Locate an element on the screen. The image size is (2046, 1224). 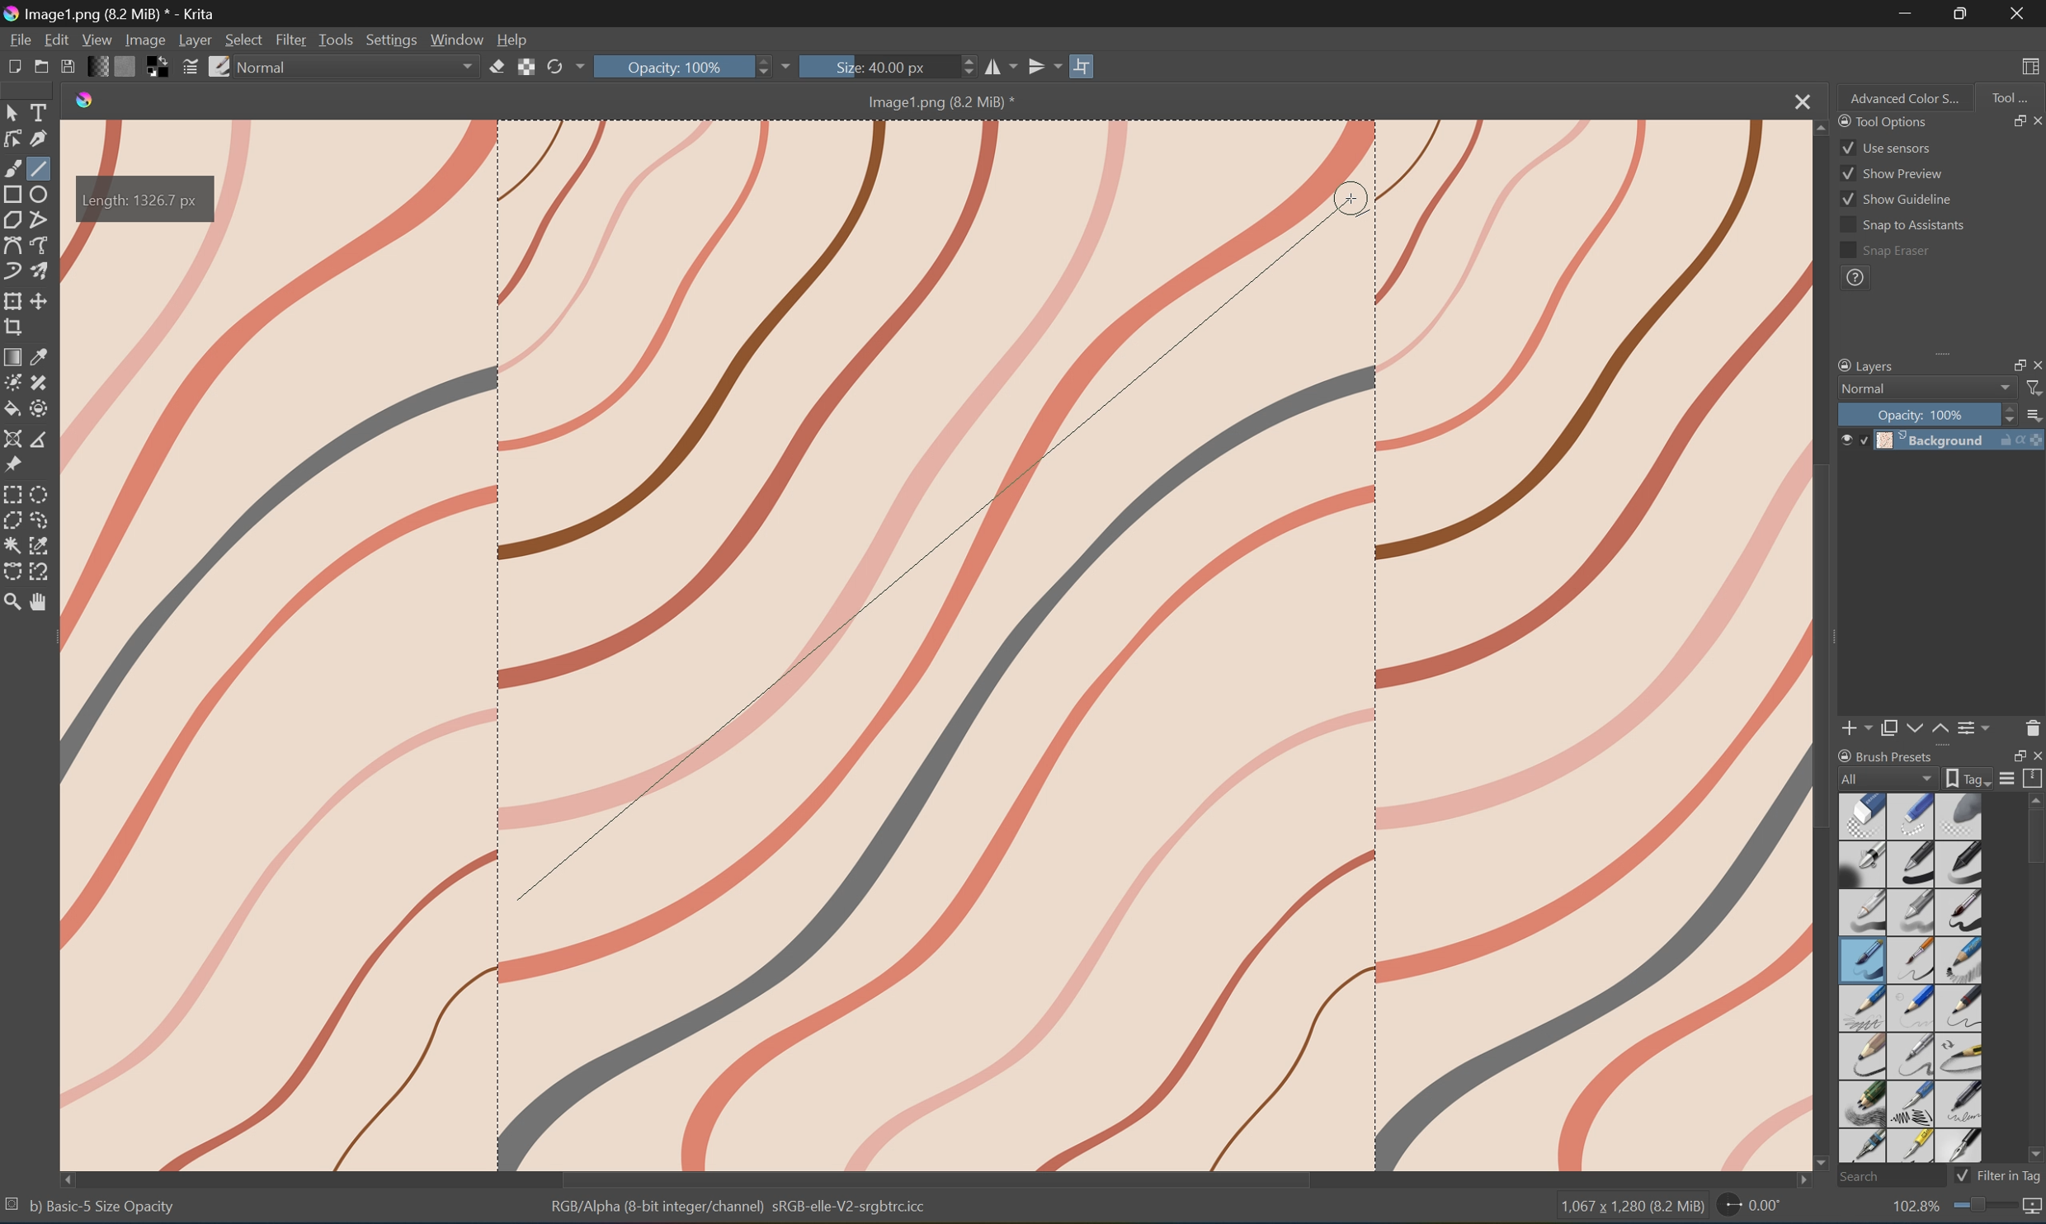
Tools is located at coordinates (337, 40).